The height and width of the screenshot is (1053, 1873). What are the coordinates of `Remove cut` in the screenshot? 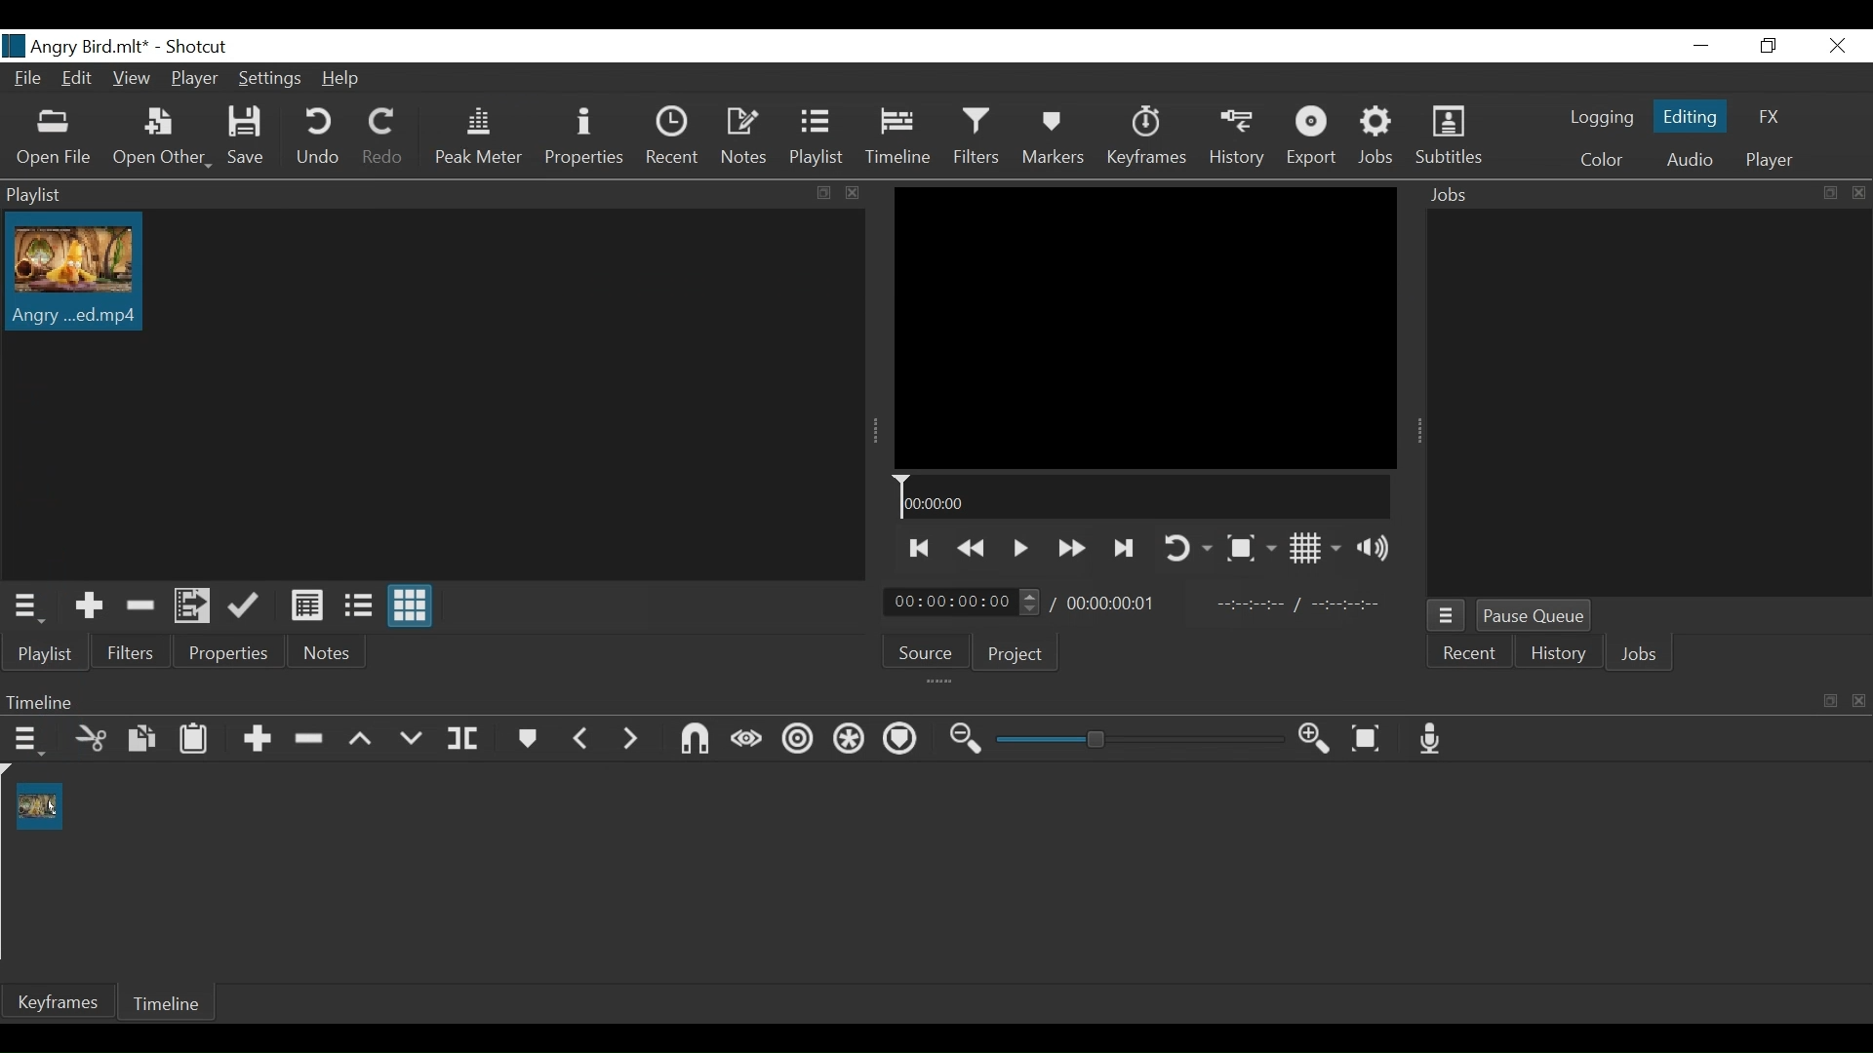 It's located at (136, 605).